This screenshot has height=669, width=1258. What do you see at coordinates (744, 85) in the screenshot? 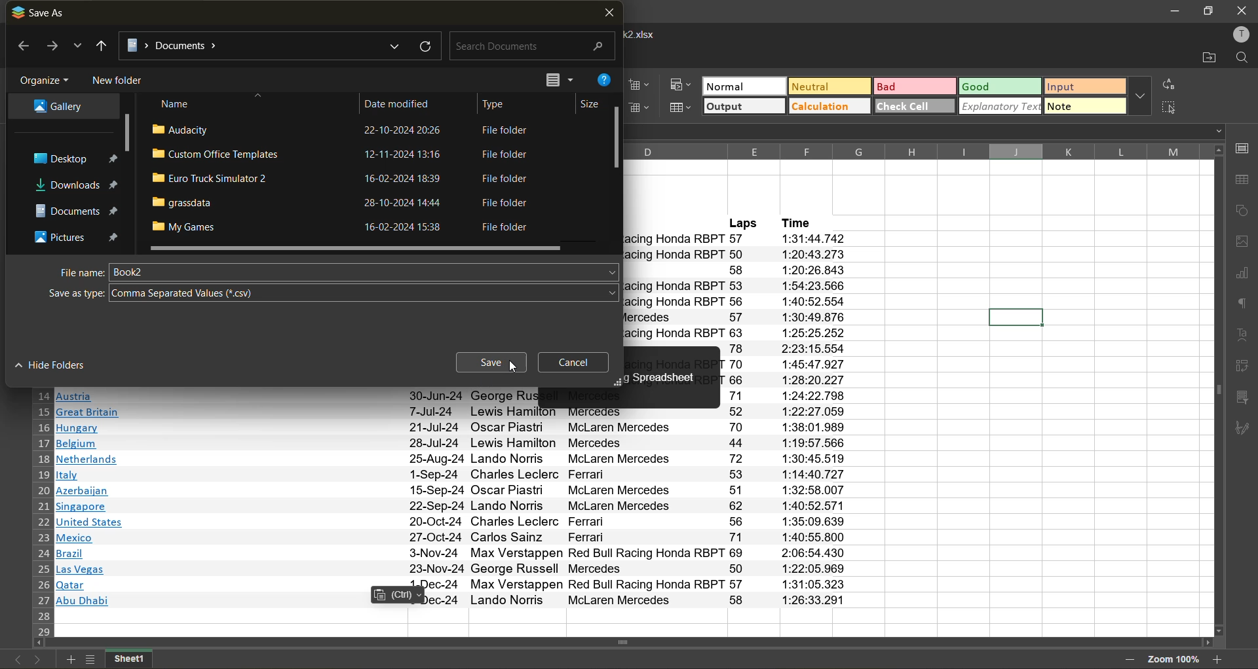
I see `normal` at bounding box center [744, 85].